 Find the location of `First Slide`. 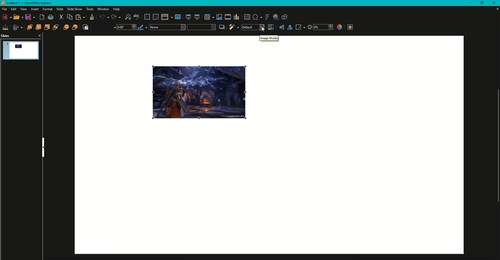

First Slide is located at coordinates (188, 17).